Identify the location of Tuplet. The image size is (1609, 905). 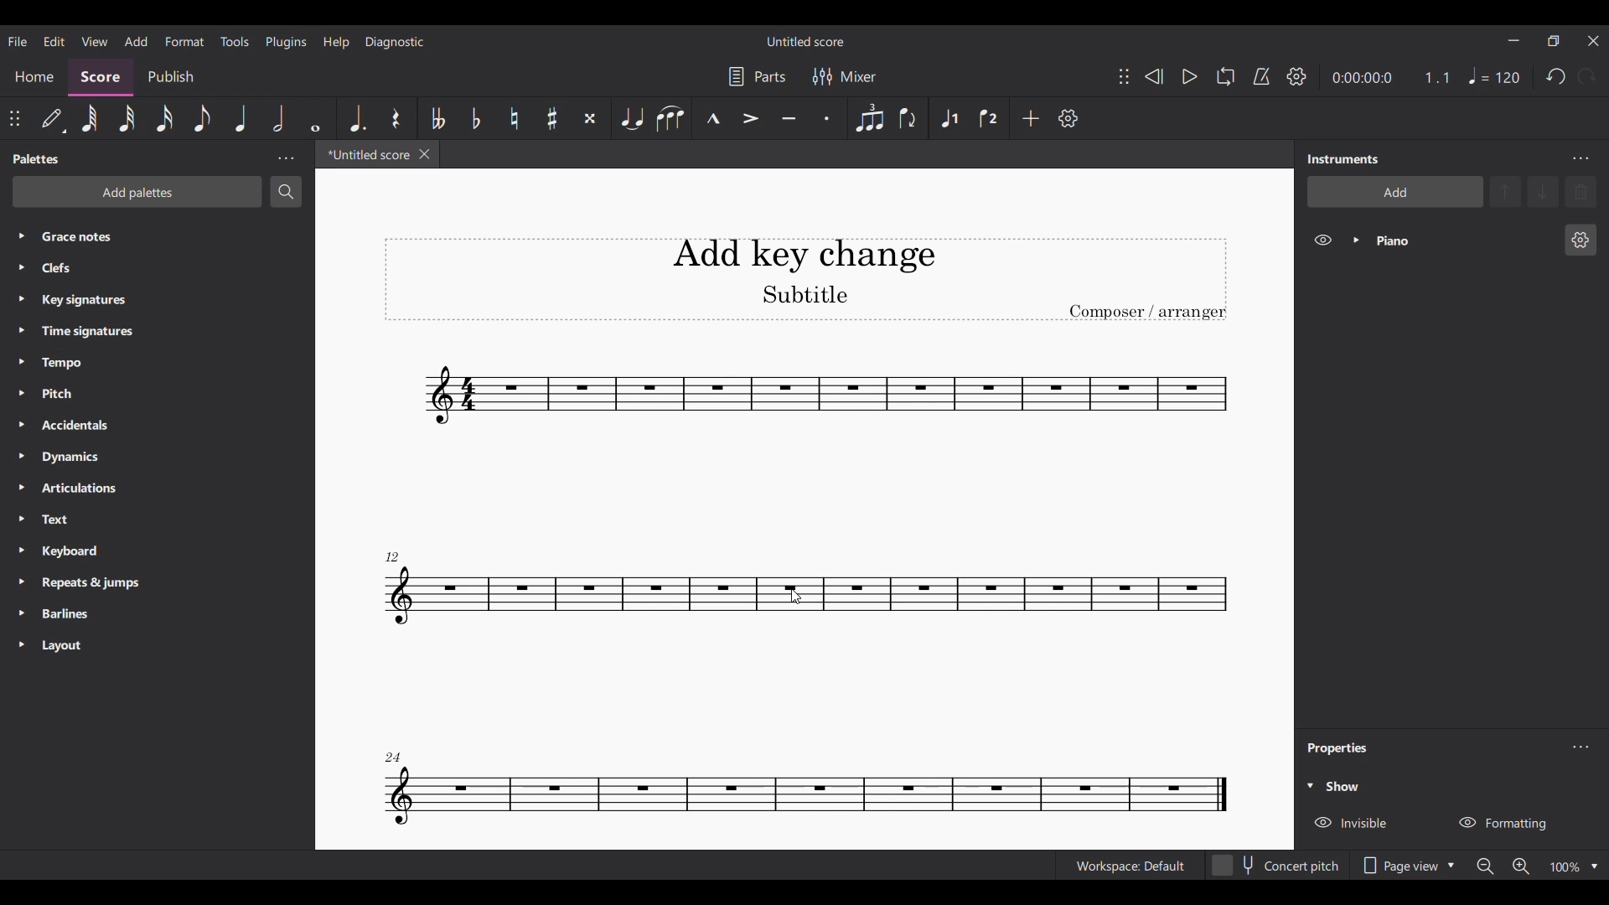
(870, 118).